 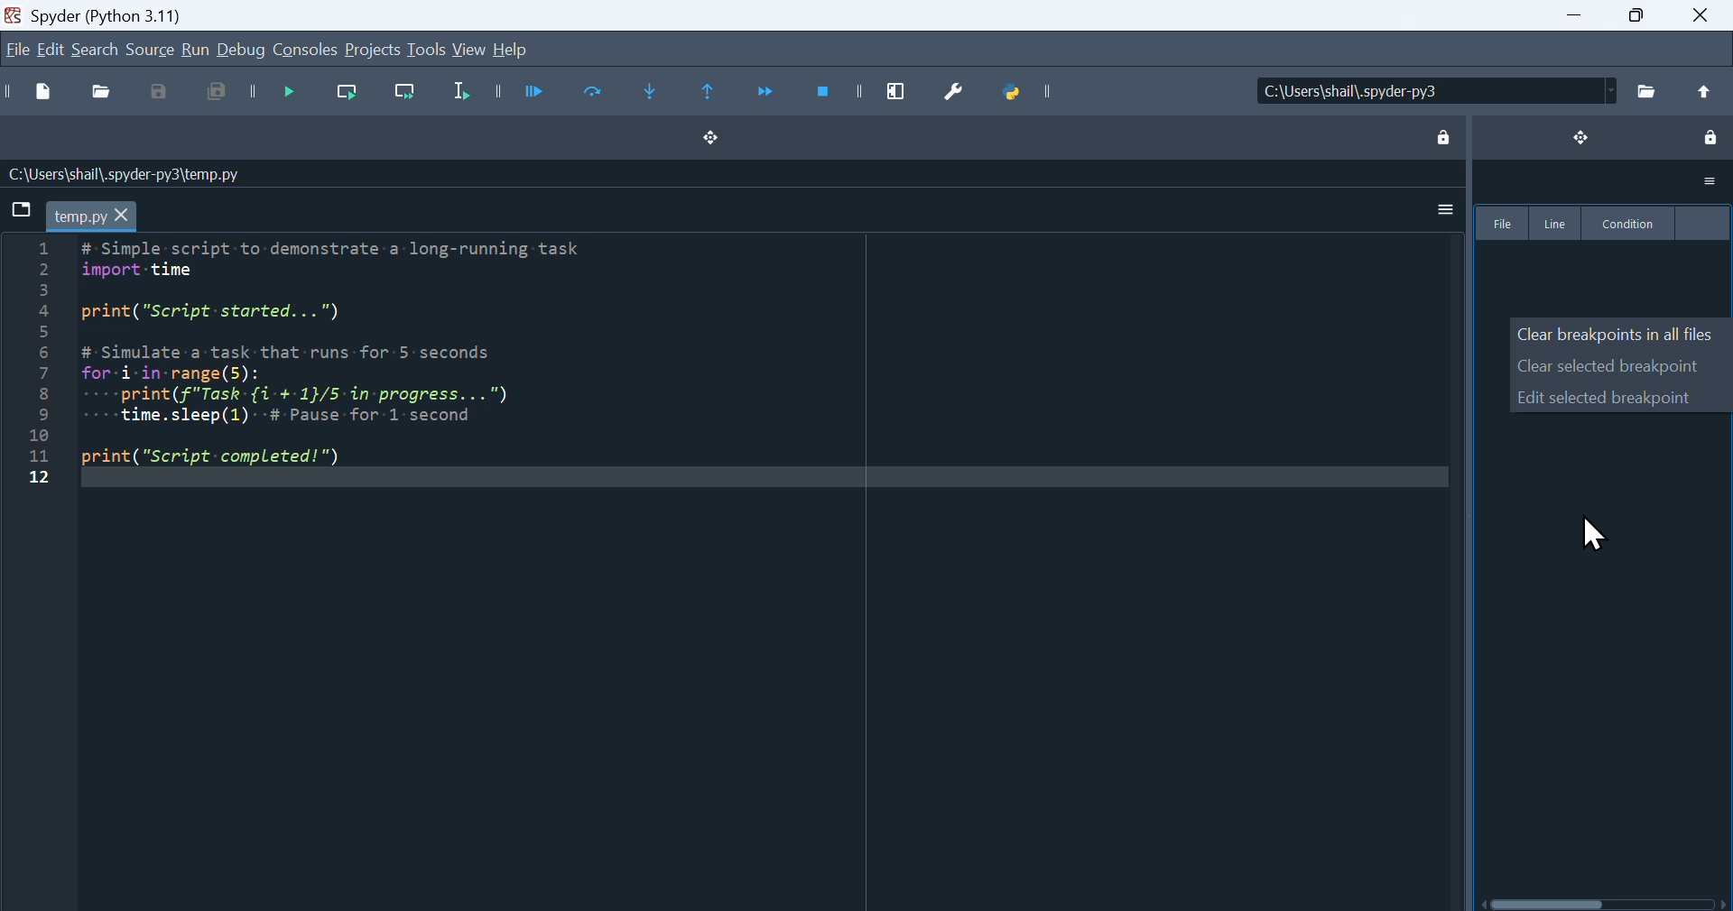 What do you see at coordinates (1561, 21) in the screenshot?
I see `minimize` at bounding box center [1561, 21].